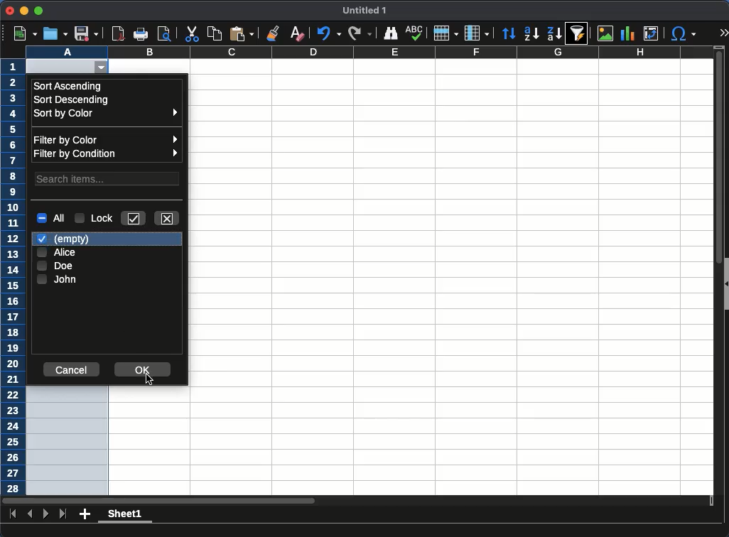 The image size is (729, 537). What do you see at coordinates (58, 252) in the screenshot?
I see `Alice` at bounding box center [58, 252].